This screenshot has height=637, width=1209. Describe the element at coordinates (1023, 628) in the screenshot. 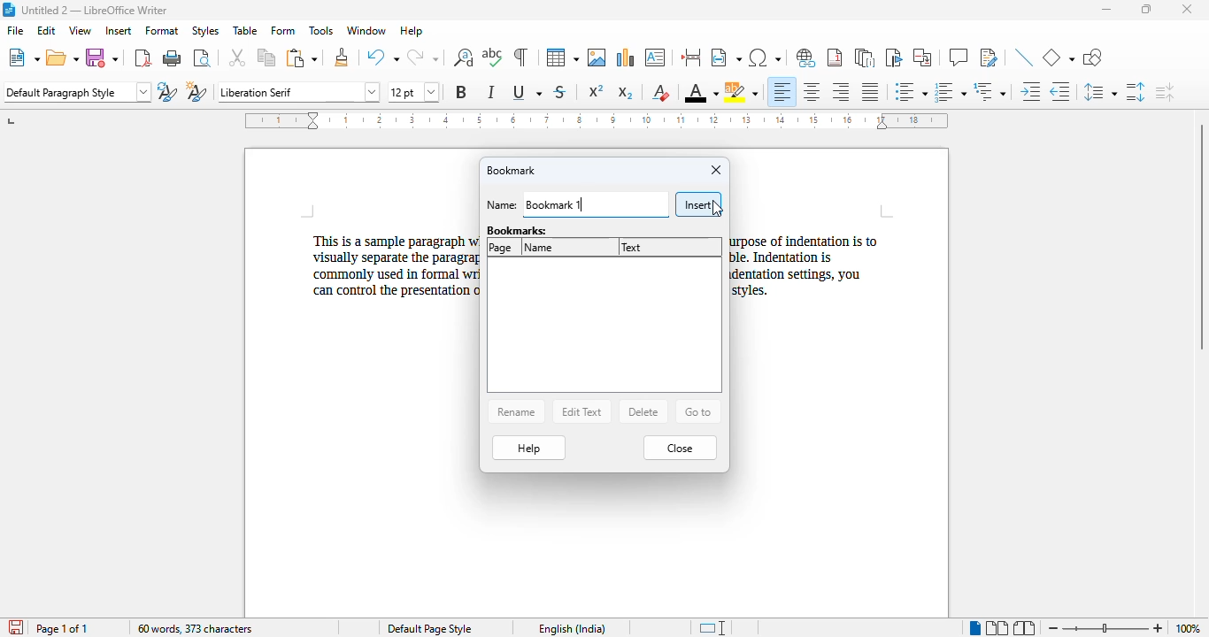

I see `book view` at that location.